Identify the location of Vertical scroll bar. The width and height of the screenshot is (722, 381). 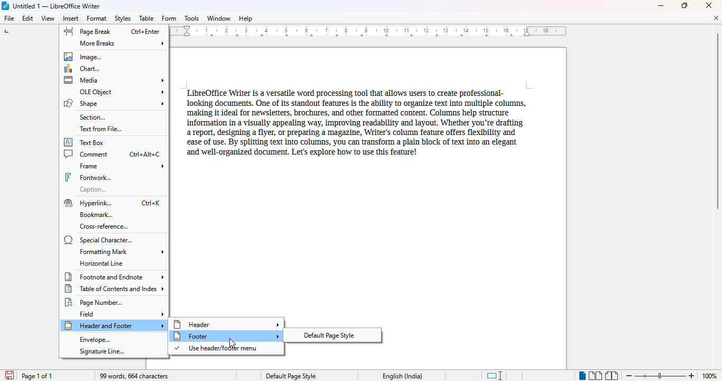
(717, 121).